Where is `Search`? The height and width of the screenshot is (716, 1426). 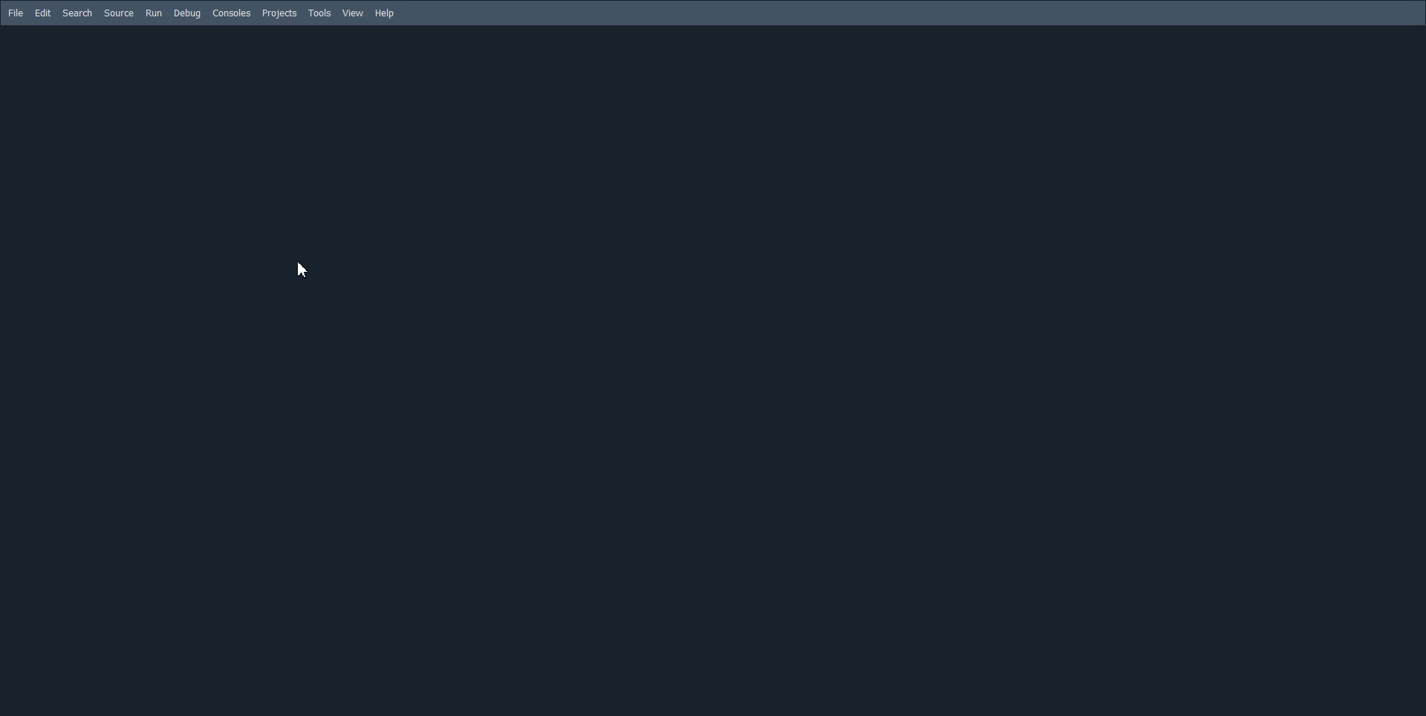
Search is located at coordinates (77, 13).